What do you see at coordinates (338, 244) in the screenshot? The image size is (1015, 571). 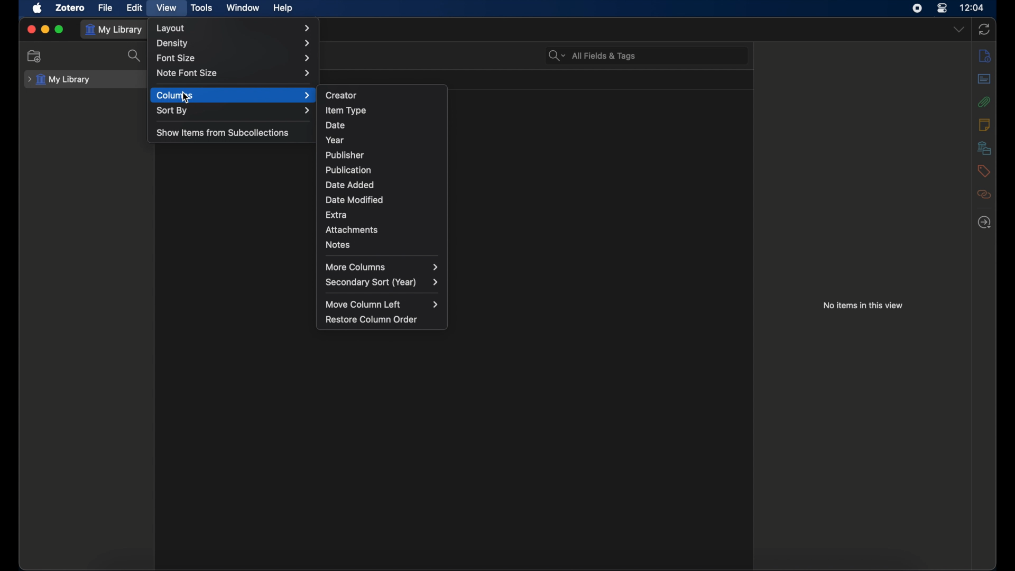 I see `notes` at bounding box center [338, 244].